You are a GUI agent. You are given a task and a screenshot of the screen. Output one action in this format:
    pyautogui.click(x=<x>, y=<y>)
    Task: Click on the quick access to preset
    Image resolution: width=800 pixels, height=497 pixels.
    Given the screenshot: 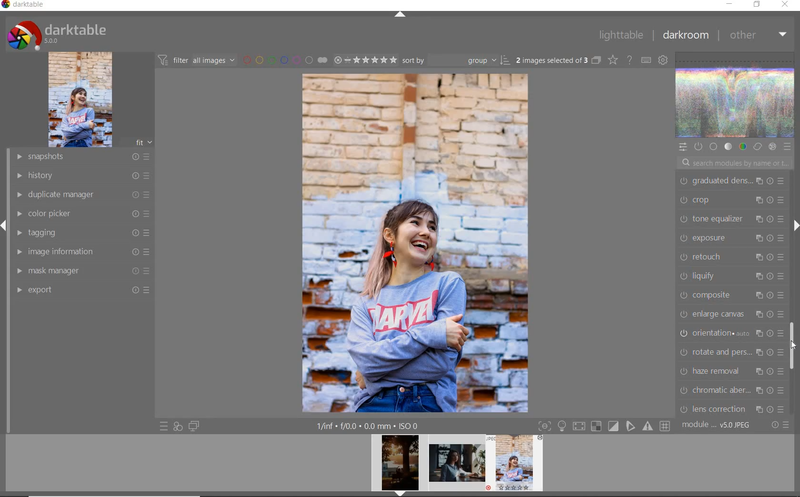 What is the action you would take?
    pyautogui.click(x=164, y=427)
    